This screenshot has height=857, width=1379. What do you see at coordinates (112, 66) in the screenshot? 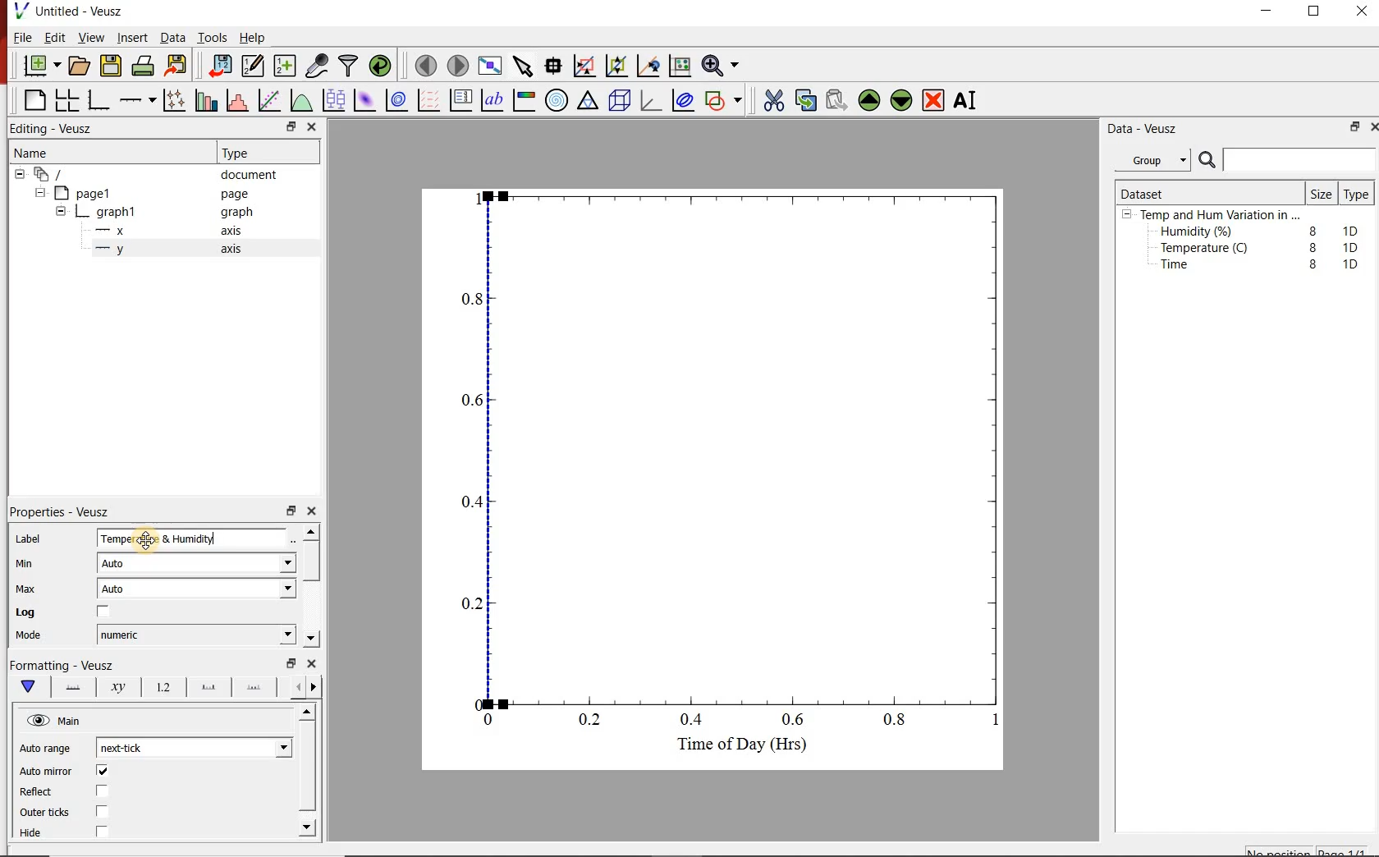
I see `save the document` at bounding box center [112, 66].